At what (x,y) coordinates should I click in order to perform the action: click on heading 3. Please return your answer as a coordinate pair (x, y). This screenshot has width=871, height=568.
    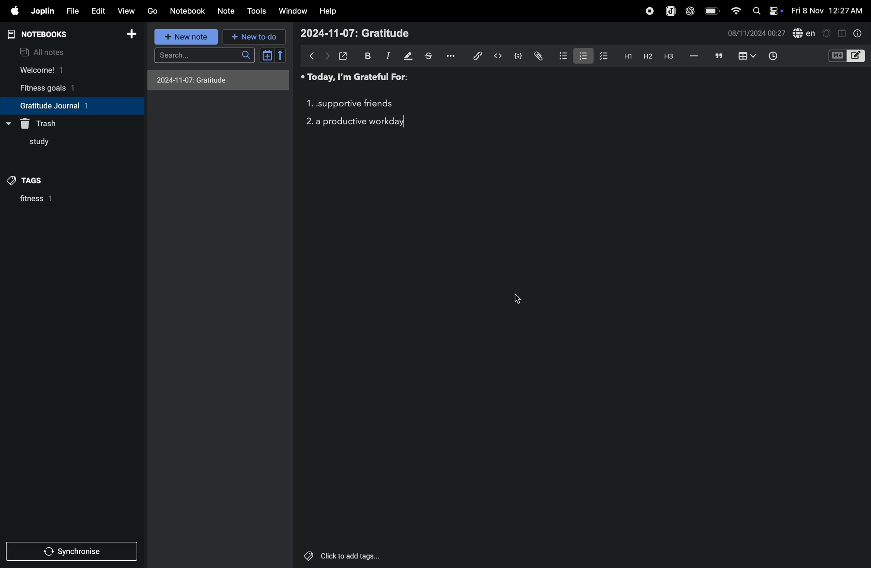
    Looking at the image, I should click on (670, 58).